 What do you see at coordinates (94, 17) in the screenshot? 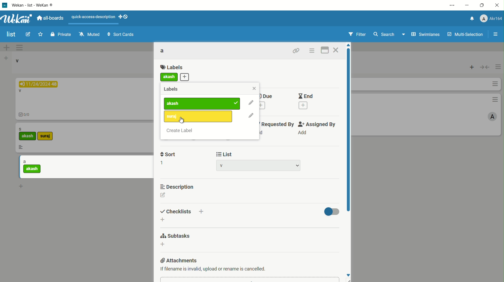
I see `quick-access-description` at bounding box center [94, 17].